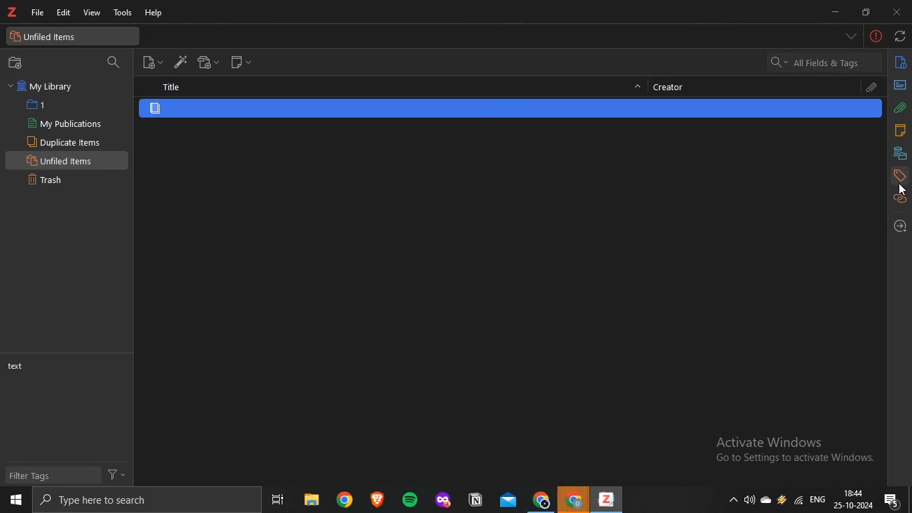 The image size is (912, 513). Describe the element at coordinates (850, 37) in the screenshot. I see `list all tabs` at that location.